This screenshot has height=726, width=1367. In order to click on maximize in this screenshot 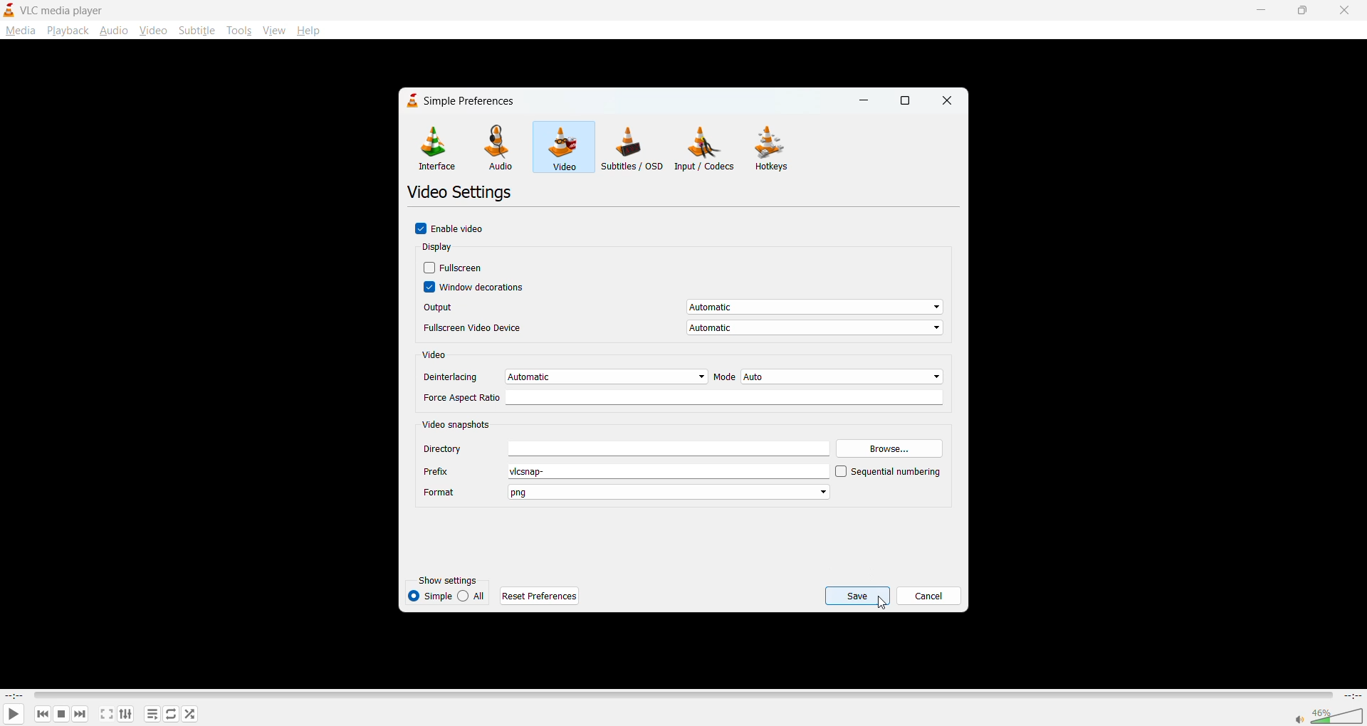, I will do `click(909, 101)`.